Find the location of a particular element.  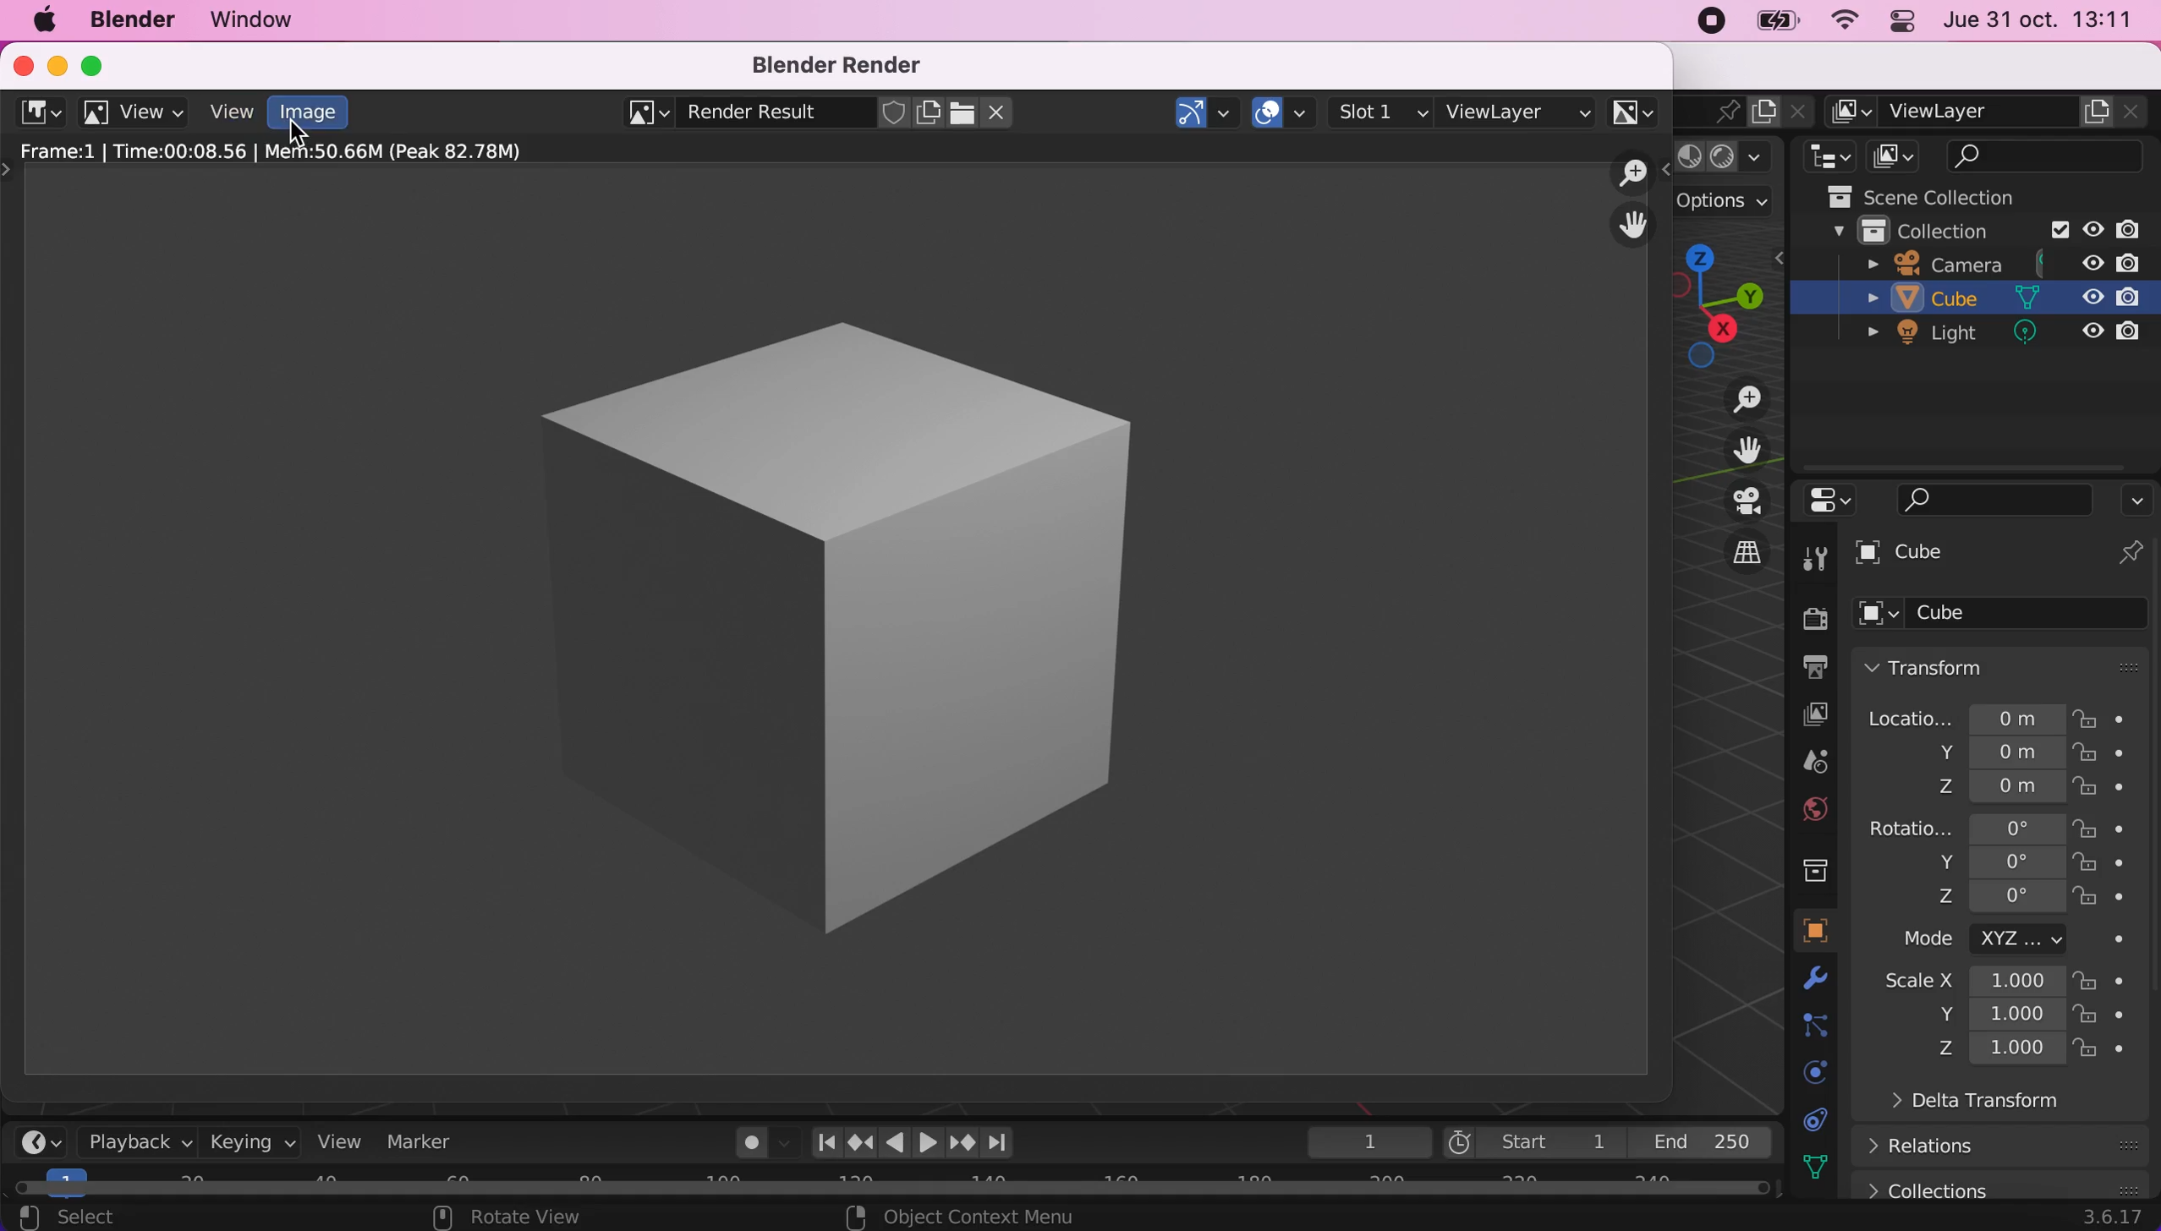

transform  is located at coordinates (2007, 665).